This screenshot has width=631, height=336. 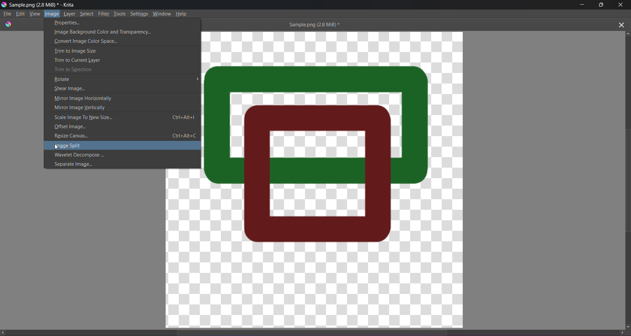 I want to click on Layer, so click(x=71, y=13).